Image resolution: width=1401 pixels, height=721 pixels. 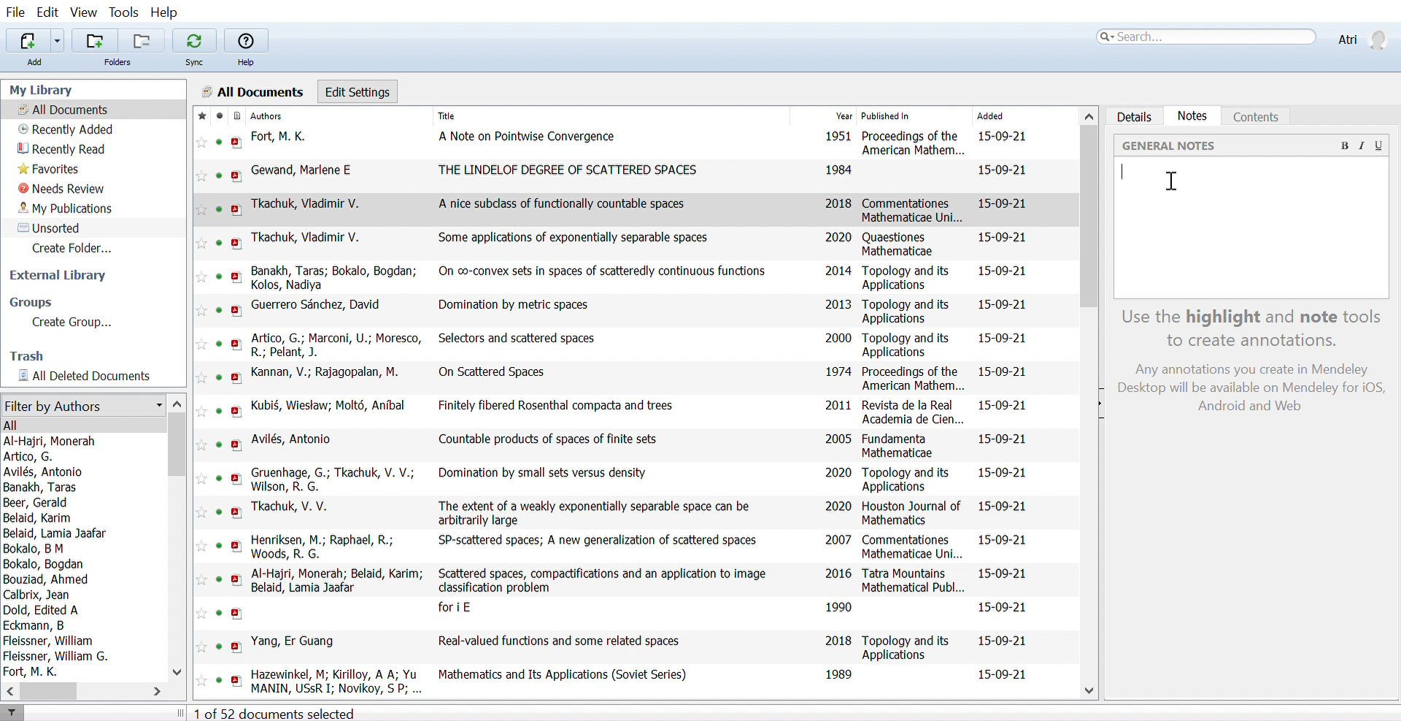 I want to click on A Note on Pointwise Convergence, so click(x=528, y=138).